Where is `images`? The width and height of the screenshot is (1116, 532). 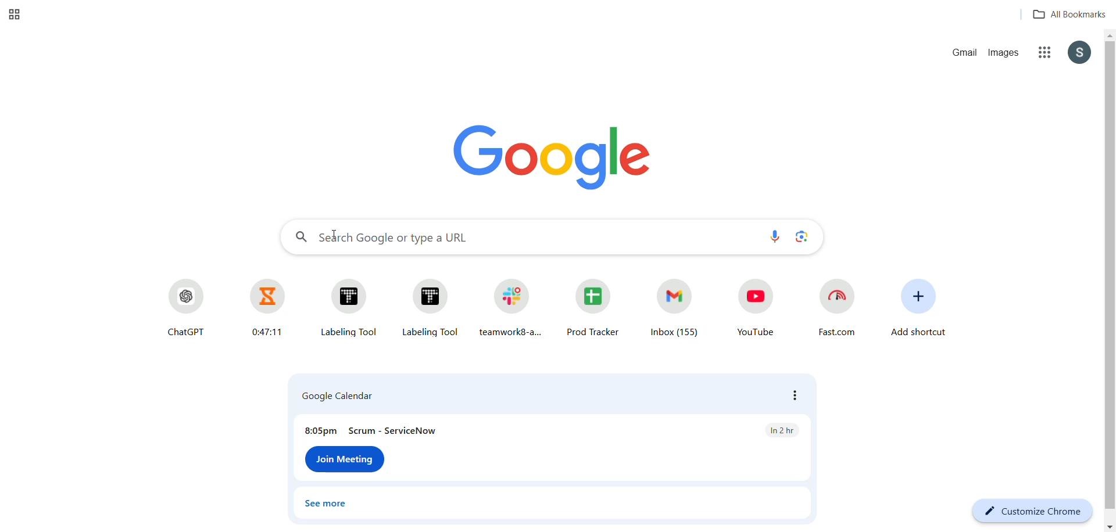 images is located at coordinates (1007, 53).